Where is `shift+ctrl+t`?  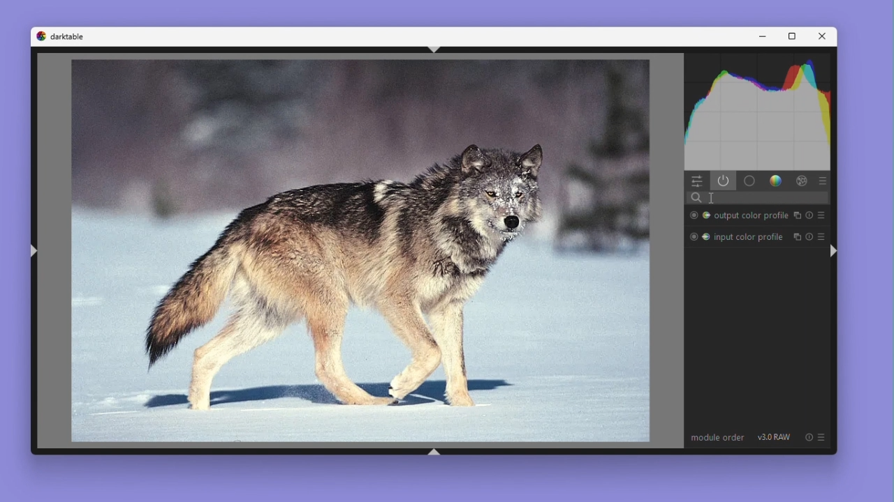
shift+ctrl+t is located at coordinates (432, 50).